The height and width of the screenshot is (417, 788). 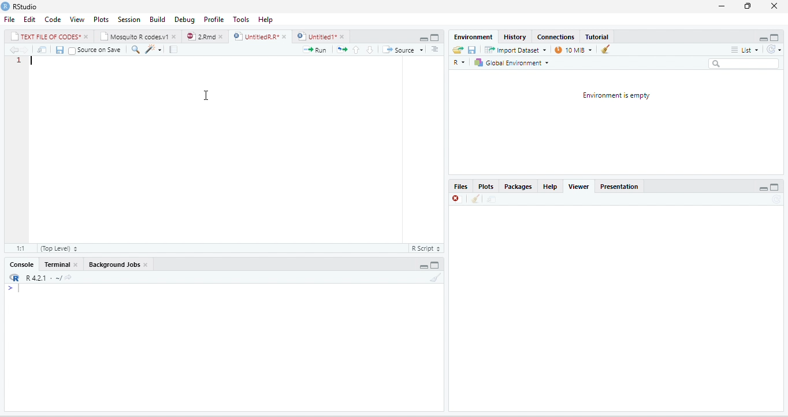 I want to click on source on save, so click(x=99, y=50).